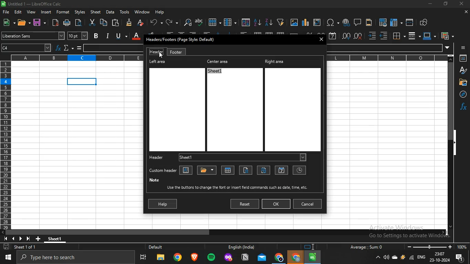 The image size is (470, 264). Describe the element at coordinates (199, 22) in the screenshot. I see `spelling` at that location.